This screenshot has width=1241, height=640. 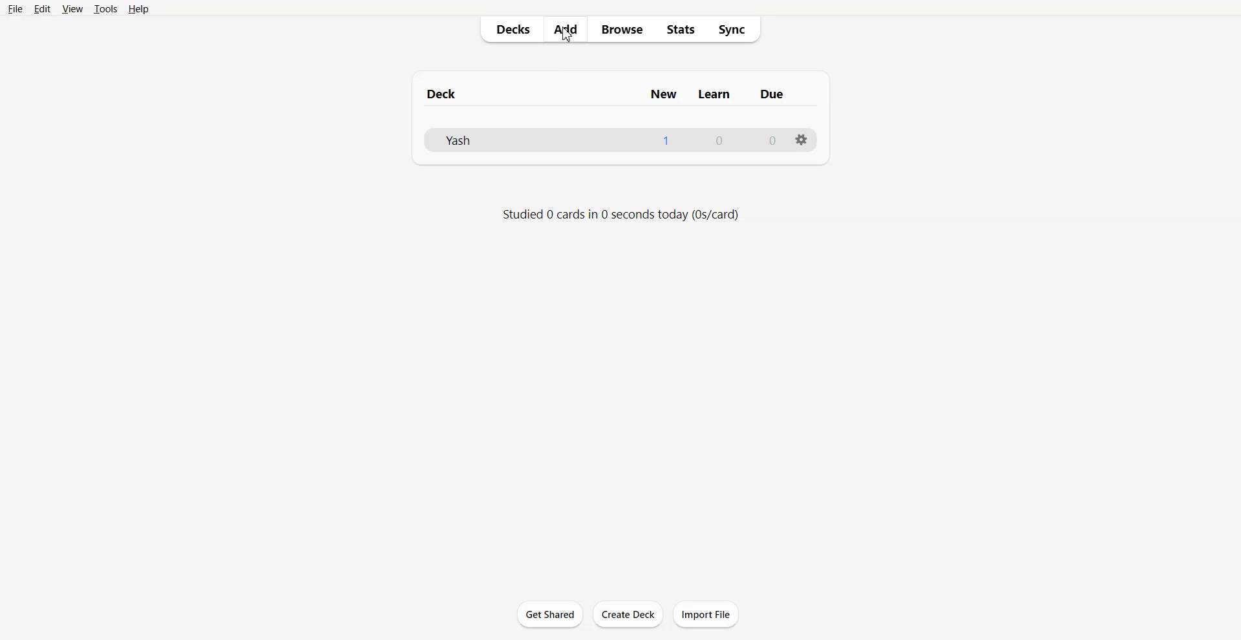 What do you see at coordinates (511, 29) in the screenshot?
I see `Decks` at bounding box center [511, 29].